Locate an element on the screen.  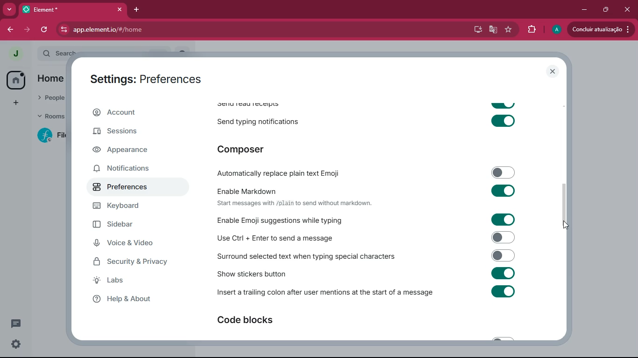
profile is located at coordinates (557, 29).